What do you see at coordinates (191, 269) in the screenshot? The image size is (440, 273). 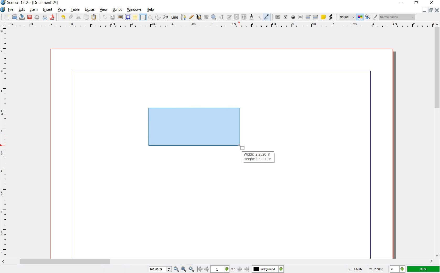 I see `zoom in` at bounding box center [191, 269].